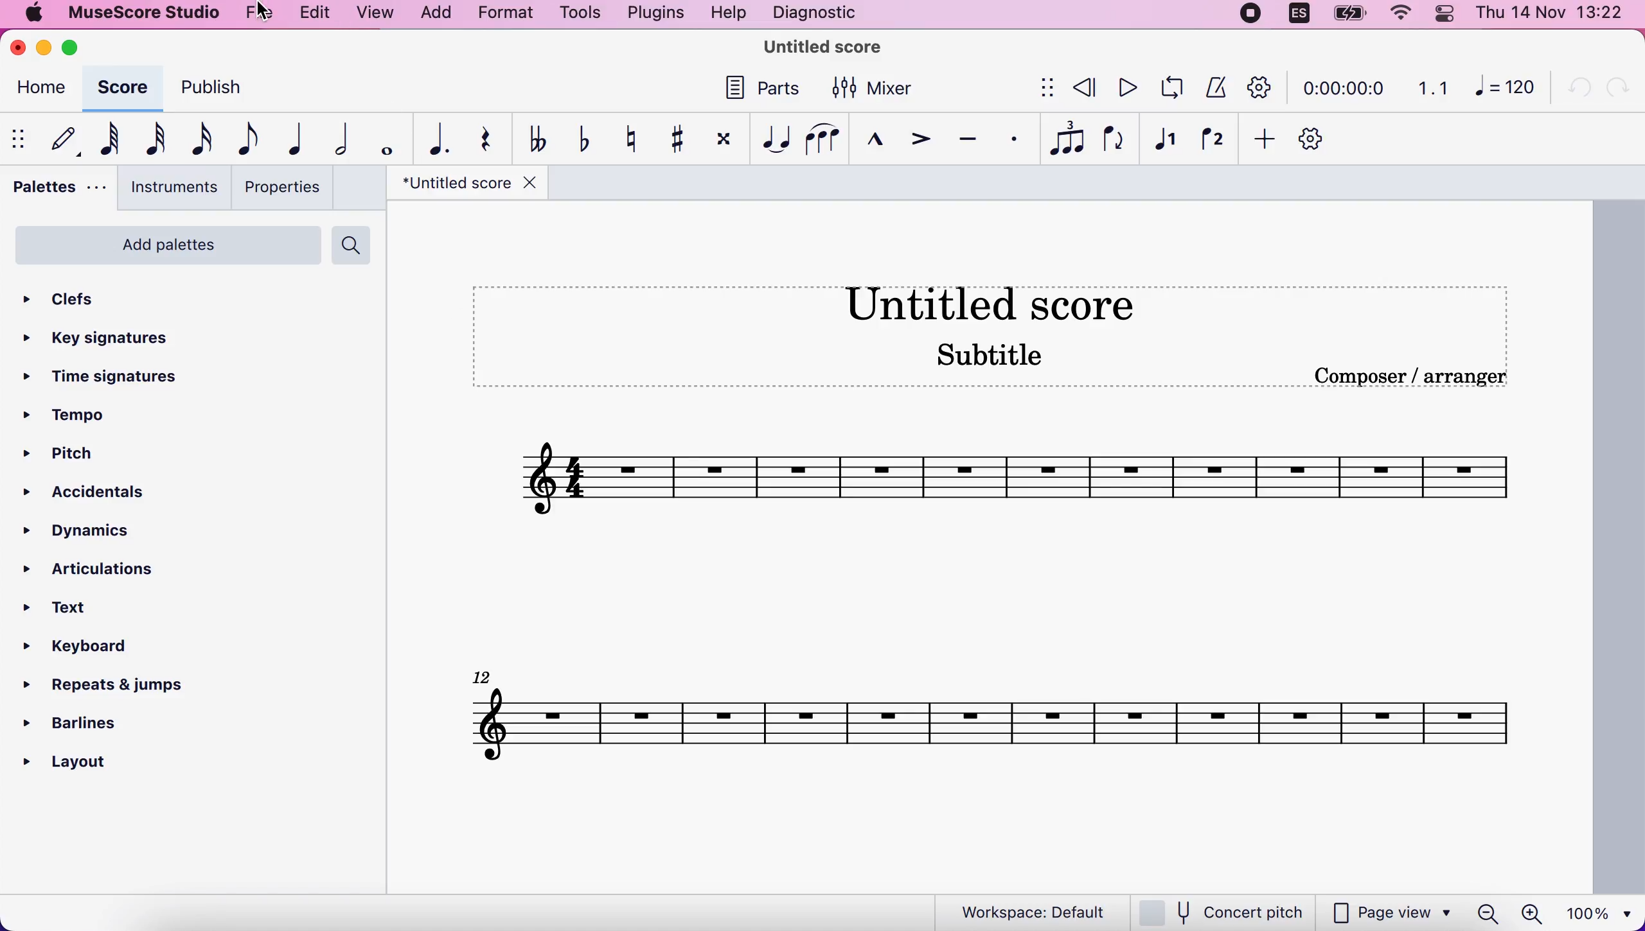  I want to click on format, so click(507, 15).